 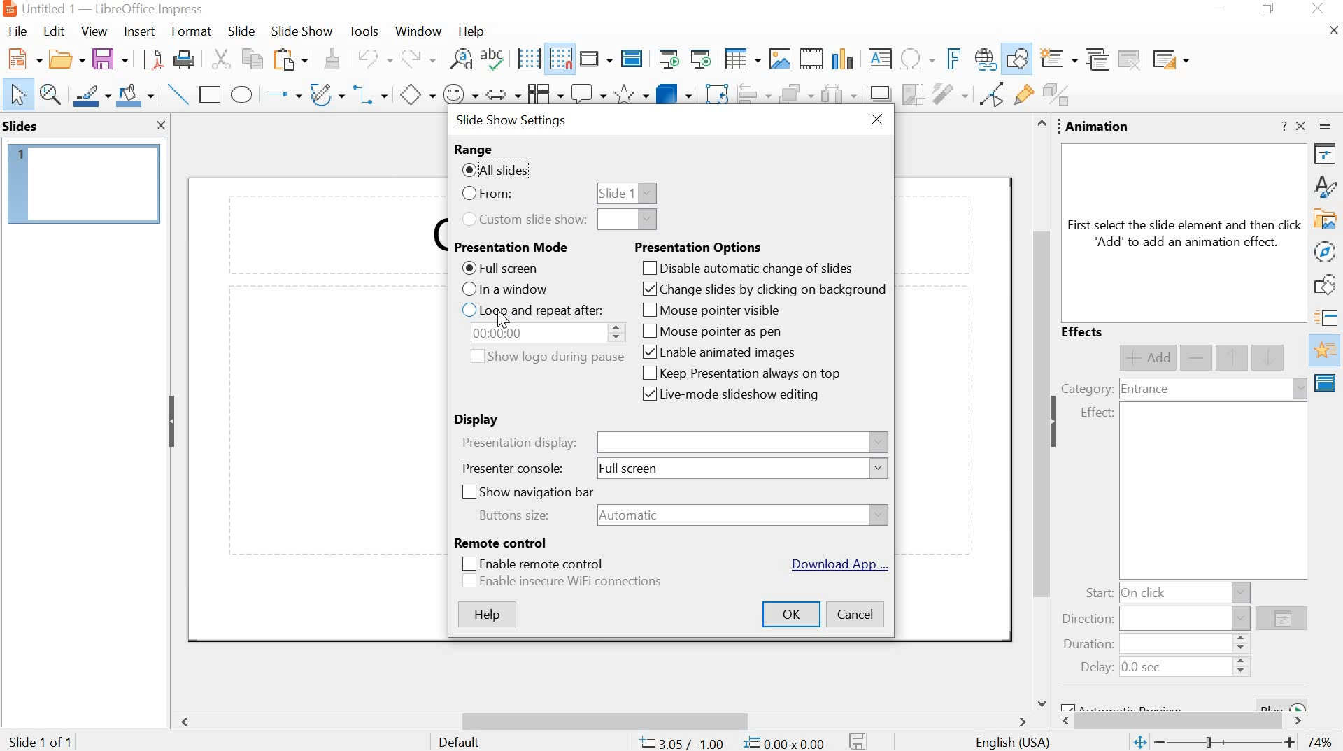 I want to click on ok, so click(x=790, y=614).